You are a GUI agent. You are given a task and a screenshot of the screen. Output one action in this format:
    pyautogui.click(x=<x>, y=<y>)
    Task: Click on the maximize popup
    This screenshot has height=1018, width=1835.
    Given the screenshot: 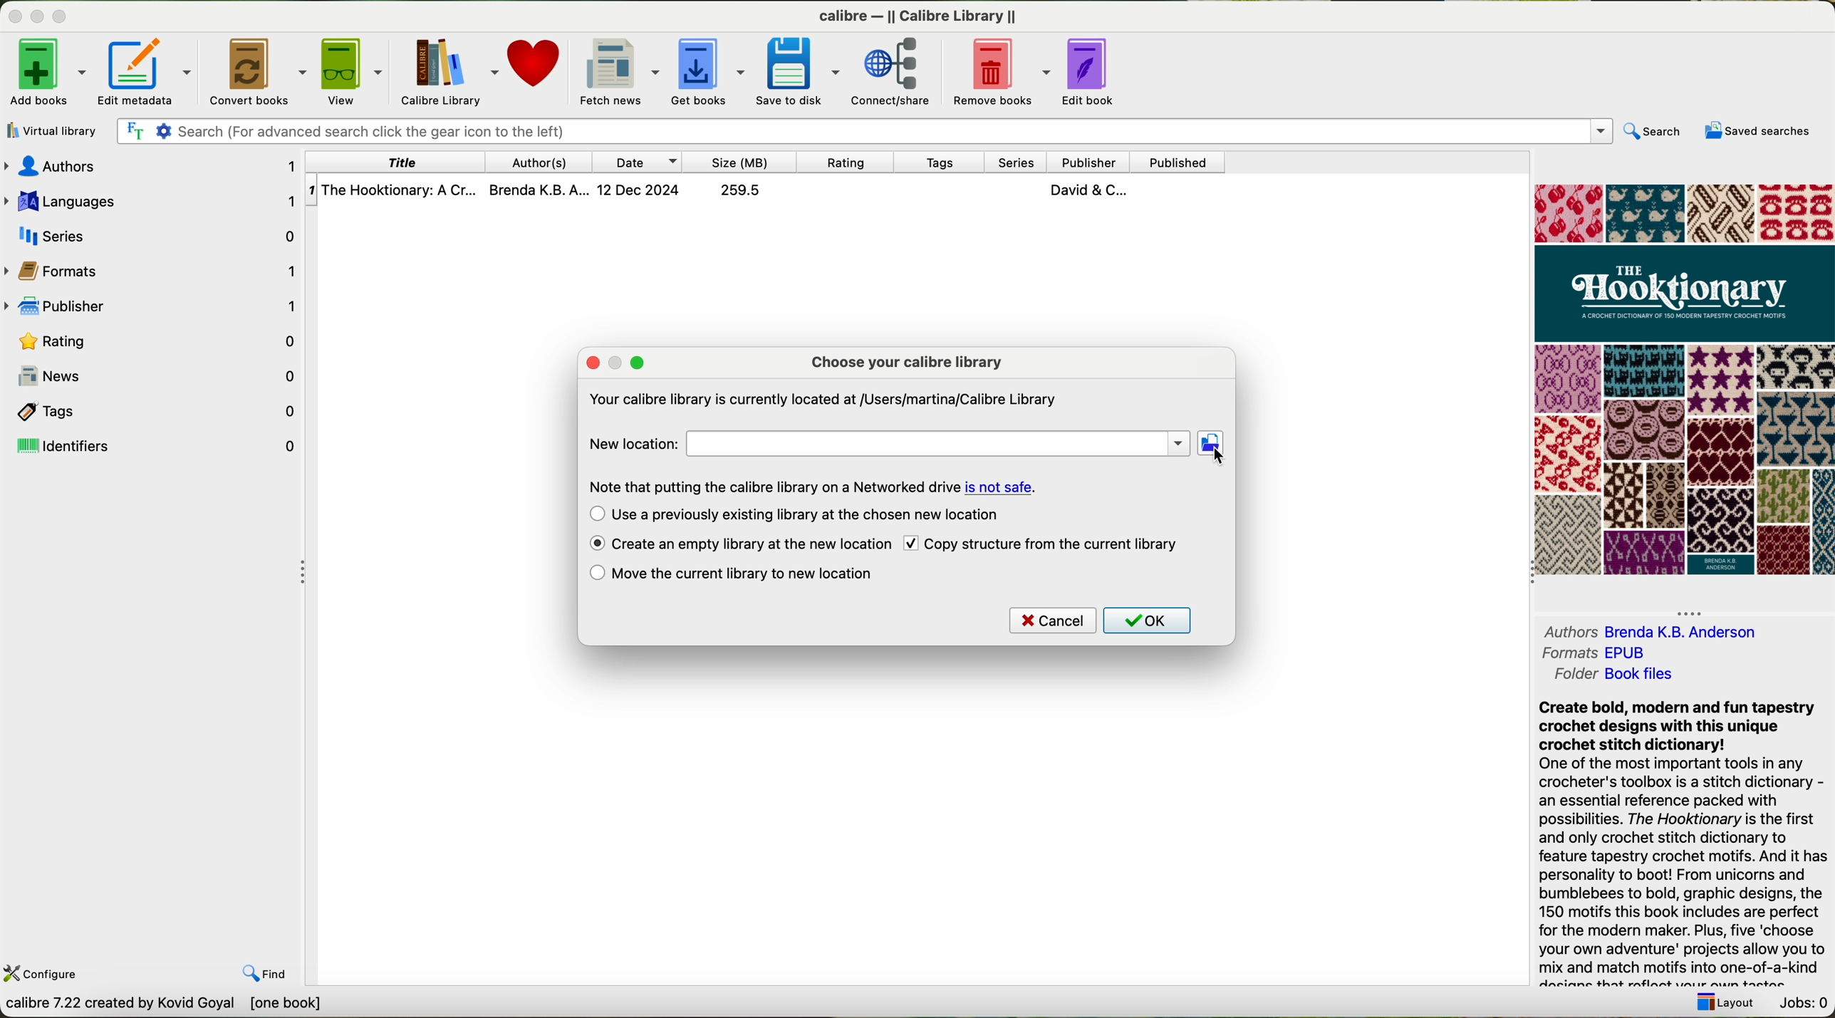 What is the action you would take?
    pyautogui.click(x=640, y=362)
    